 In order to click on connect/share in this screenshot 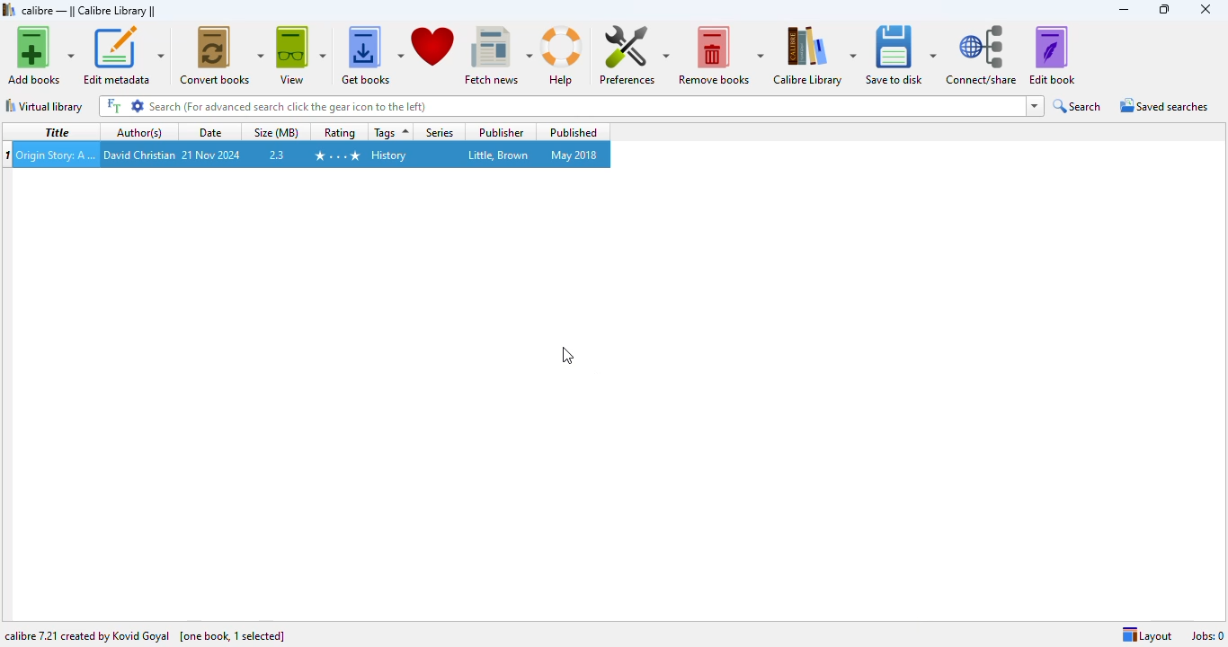, I will do `click(983, 54)`.